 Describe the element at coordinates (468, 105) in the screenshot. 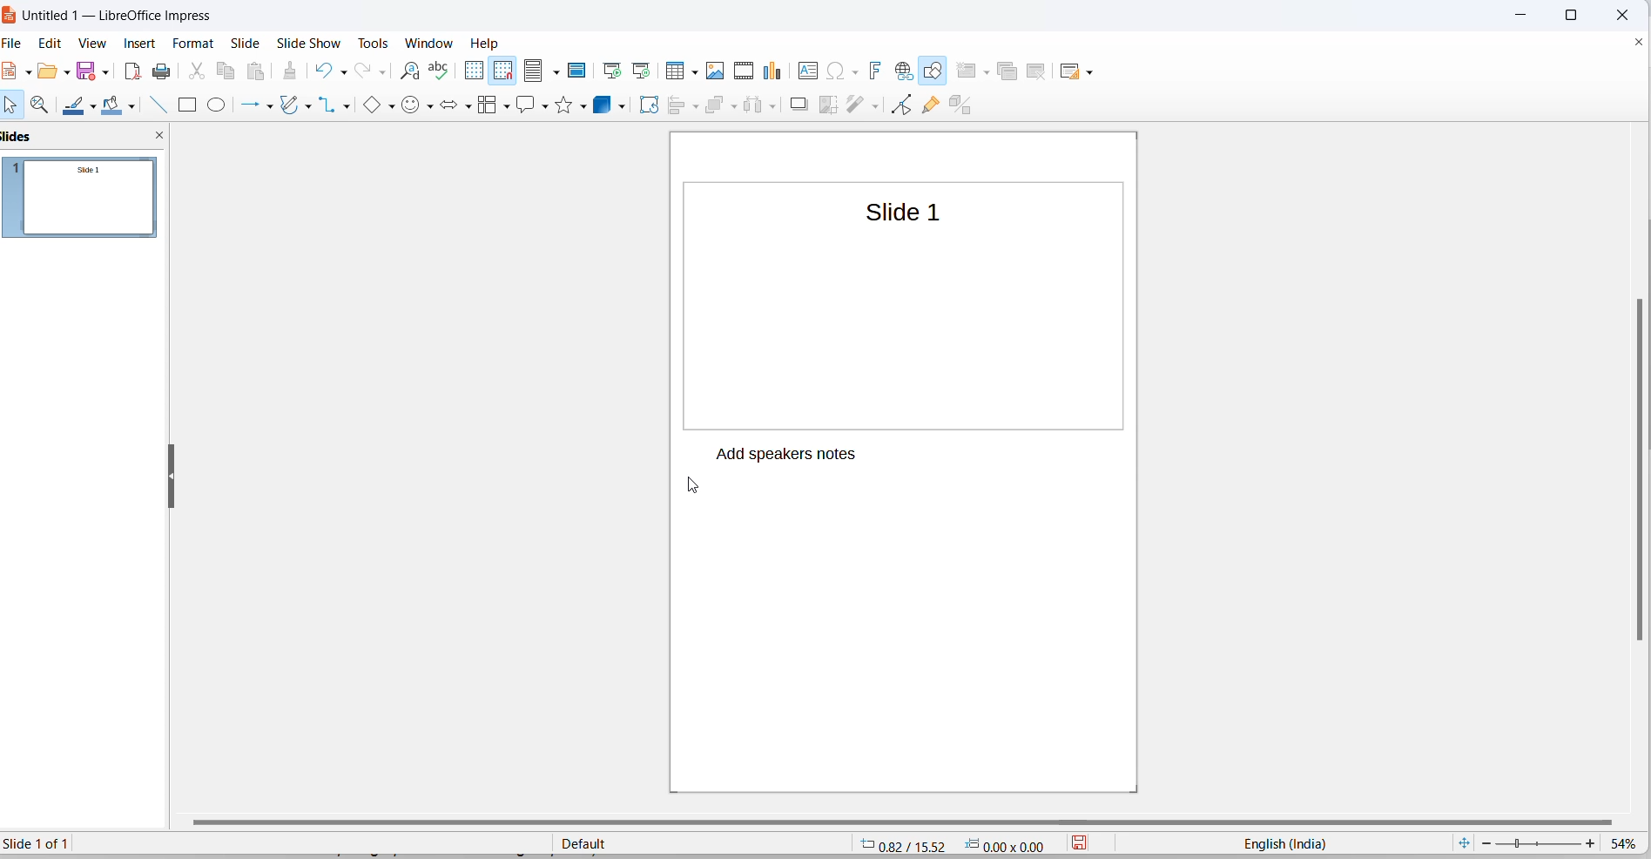

I see `block arrows options` at that location.